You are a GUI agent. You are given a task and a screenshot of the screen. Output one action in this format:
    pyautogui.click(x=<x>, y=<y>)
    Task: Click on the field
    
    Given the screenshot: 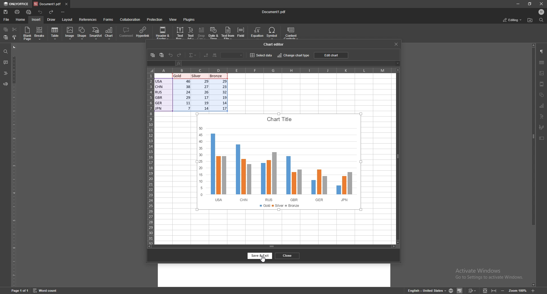 What is the action you would take?
    pyautogui.click(x=242, y=33)
    